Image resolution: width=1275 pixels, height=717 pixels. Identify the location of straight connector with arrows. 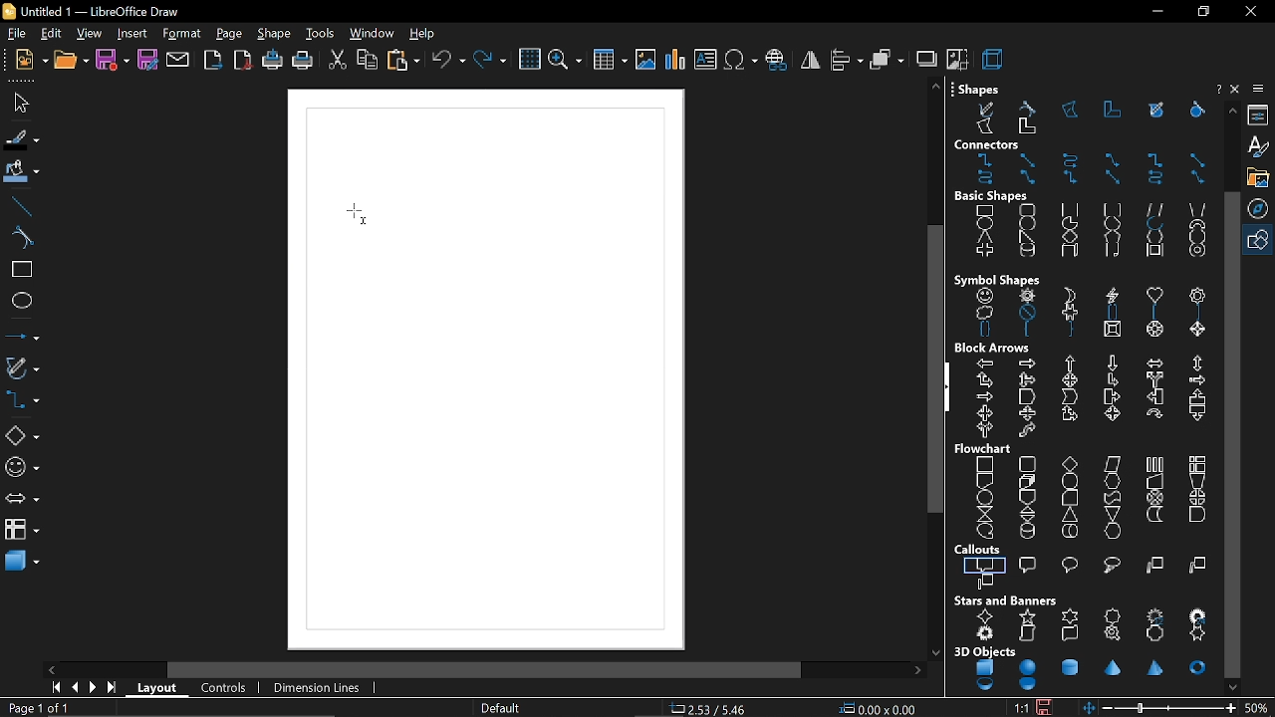
(1115, 179).